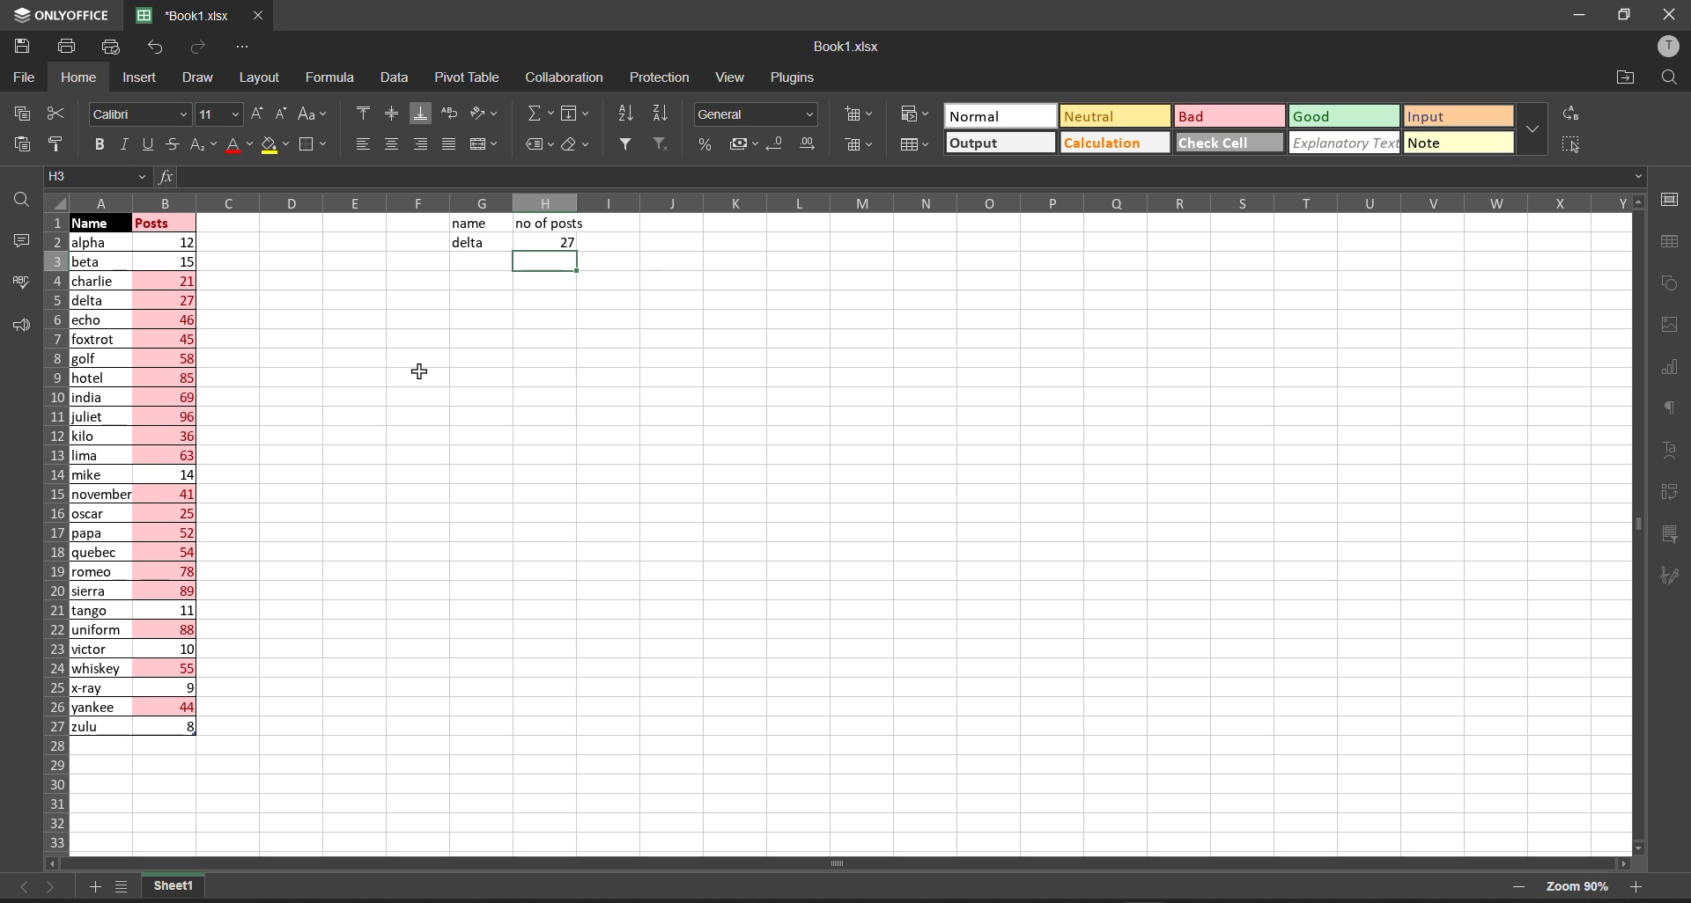 The height and width of the screenshot is (903, 1691). Describe the element at coordinates (664, 114) in the screenshot. I see `sort descending` at that location.